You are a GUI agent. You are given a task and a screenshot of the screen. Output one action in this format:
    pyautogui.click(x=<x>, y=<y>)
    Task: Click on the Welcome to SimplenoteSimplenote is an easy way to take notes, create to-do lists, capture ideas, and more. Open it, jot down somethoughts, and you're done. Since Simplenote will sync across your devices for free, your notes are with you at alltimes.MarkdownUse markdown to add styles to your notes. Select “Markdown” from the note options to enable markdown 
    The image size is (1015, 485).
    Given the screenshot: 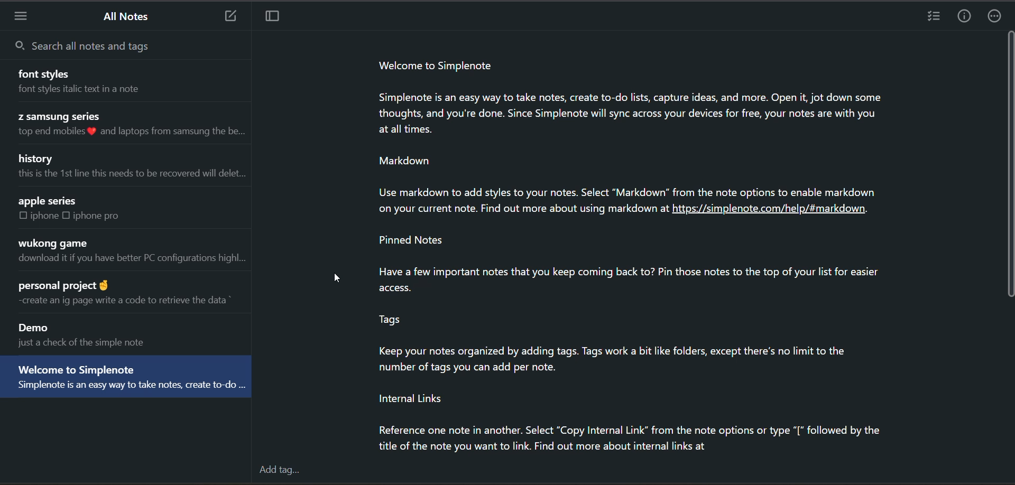 What is the action you would take?
    pyautogui.click(x=624, y=128)
    